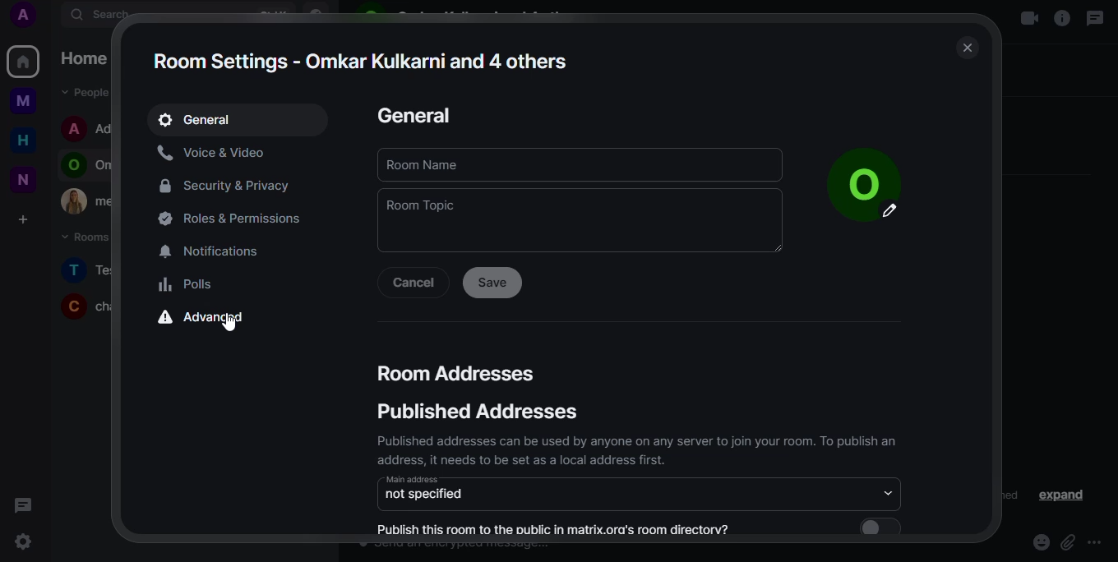 The image size is (1118, 562). What do you see at coordinates (459, 373) in the screenshot?
I see `room addresses` at bounding box center [459, 373].